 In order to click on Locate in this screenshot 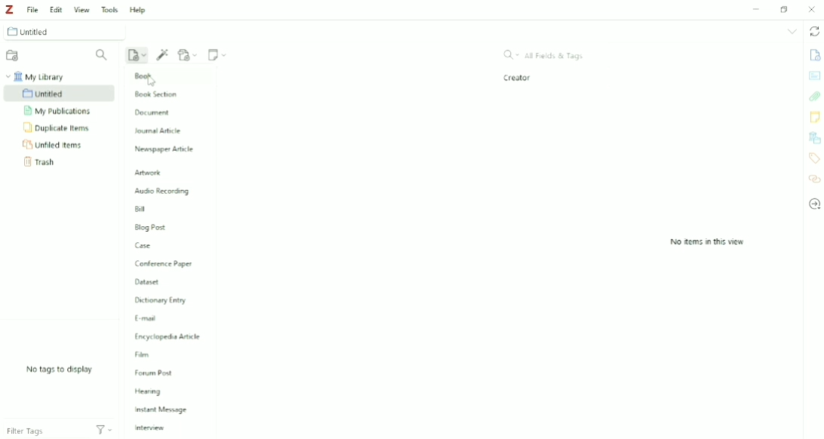, I will do `click(814, 204)`.